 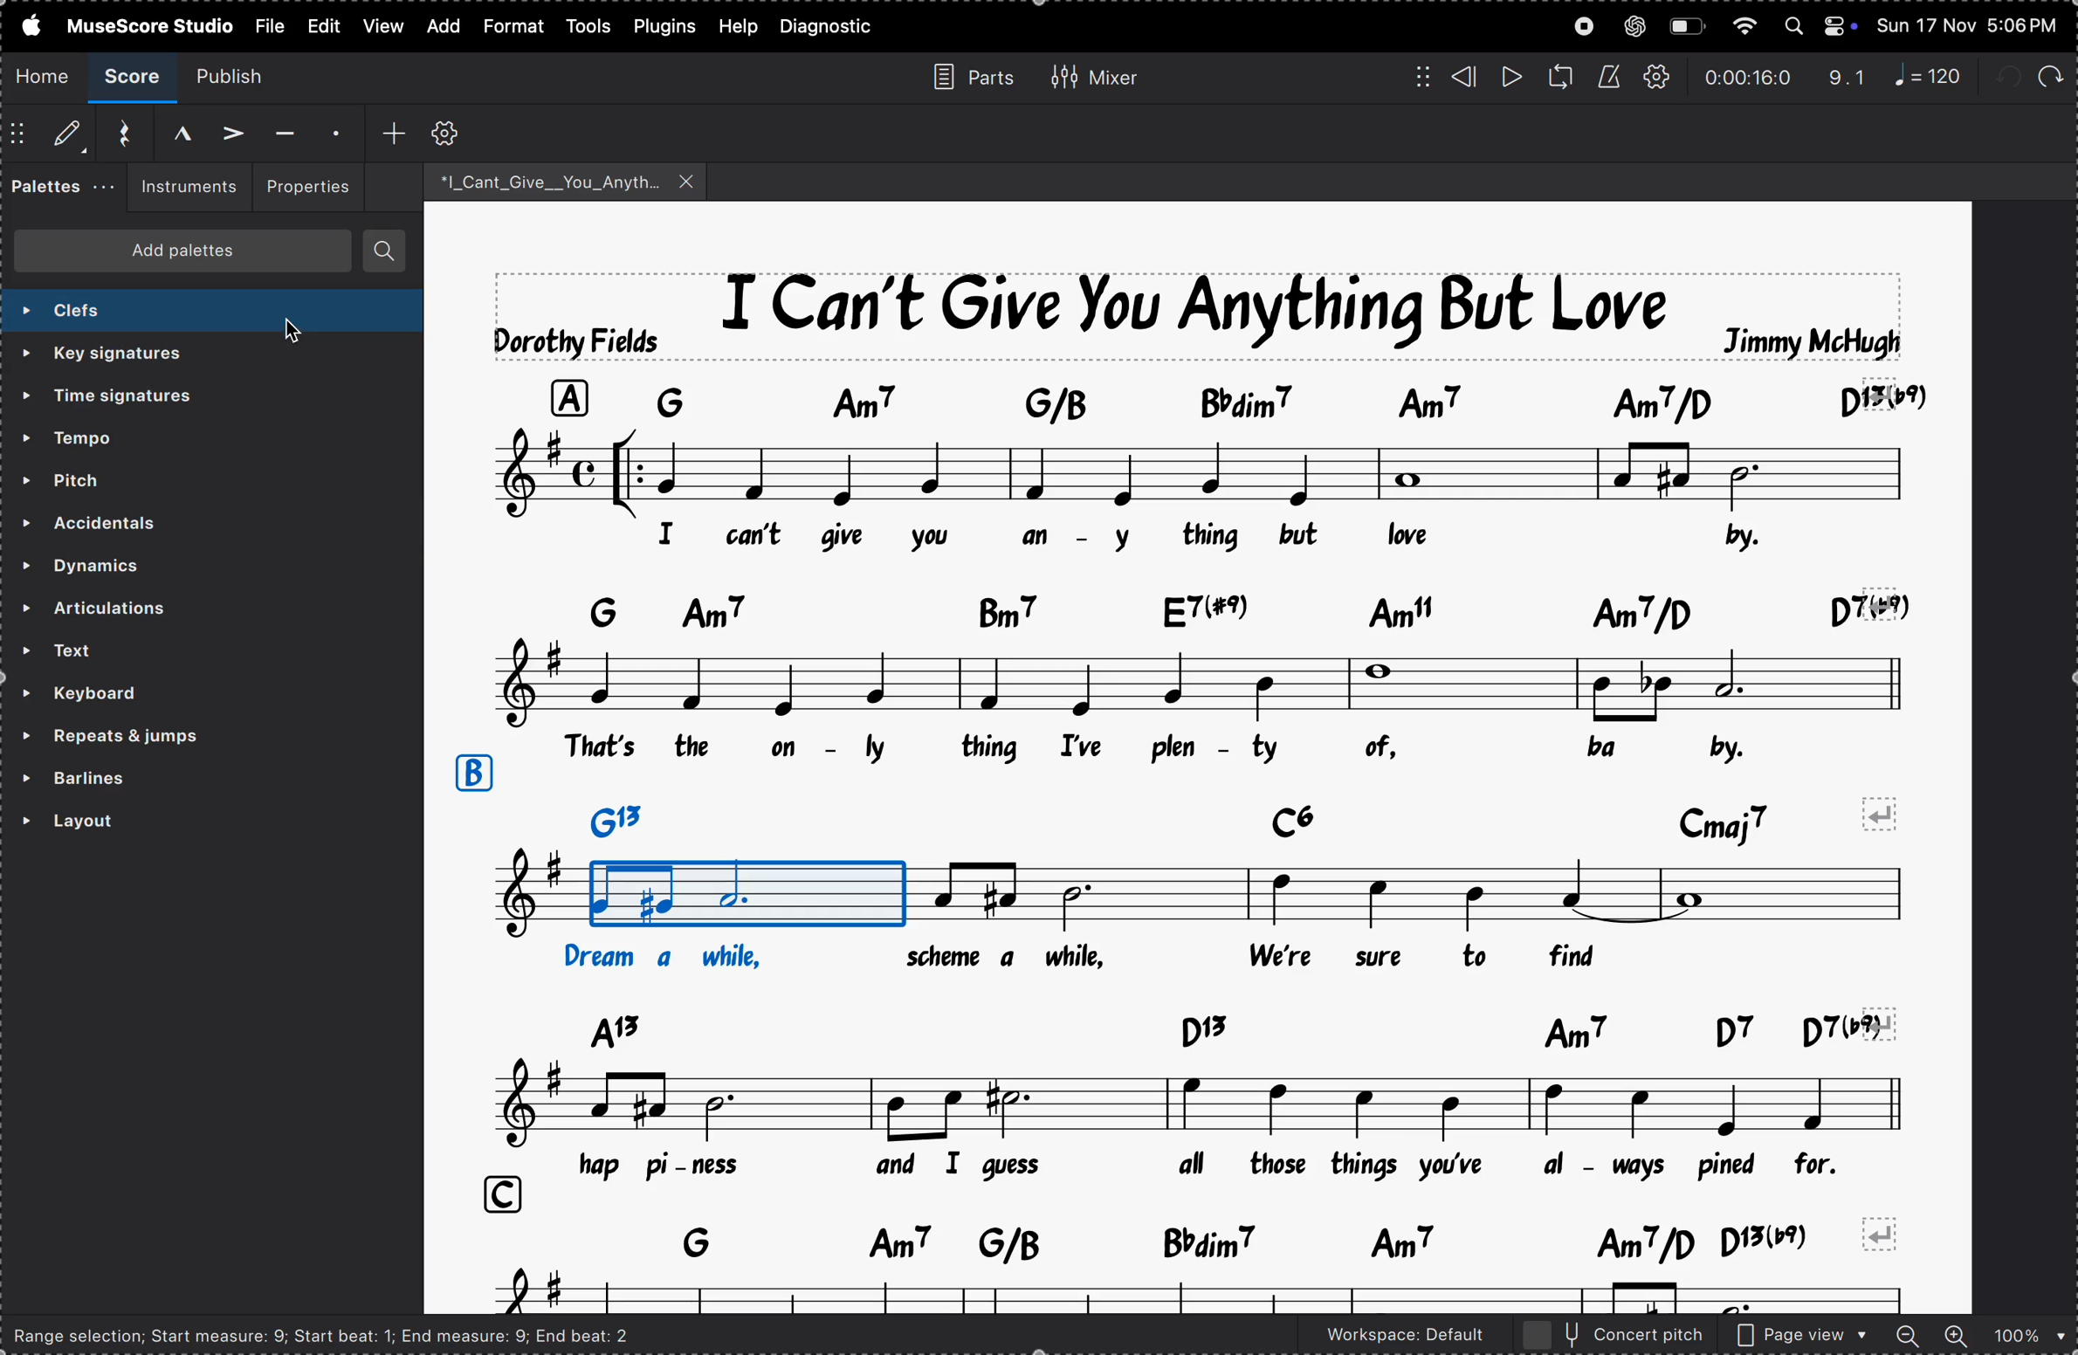 What do you see at coordinates (1177, 897) in the screenshot?
I see `notes` at bounding box center [1177, 897].